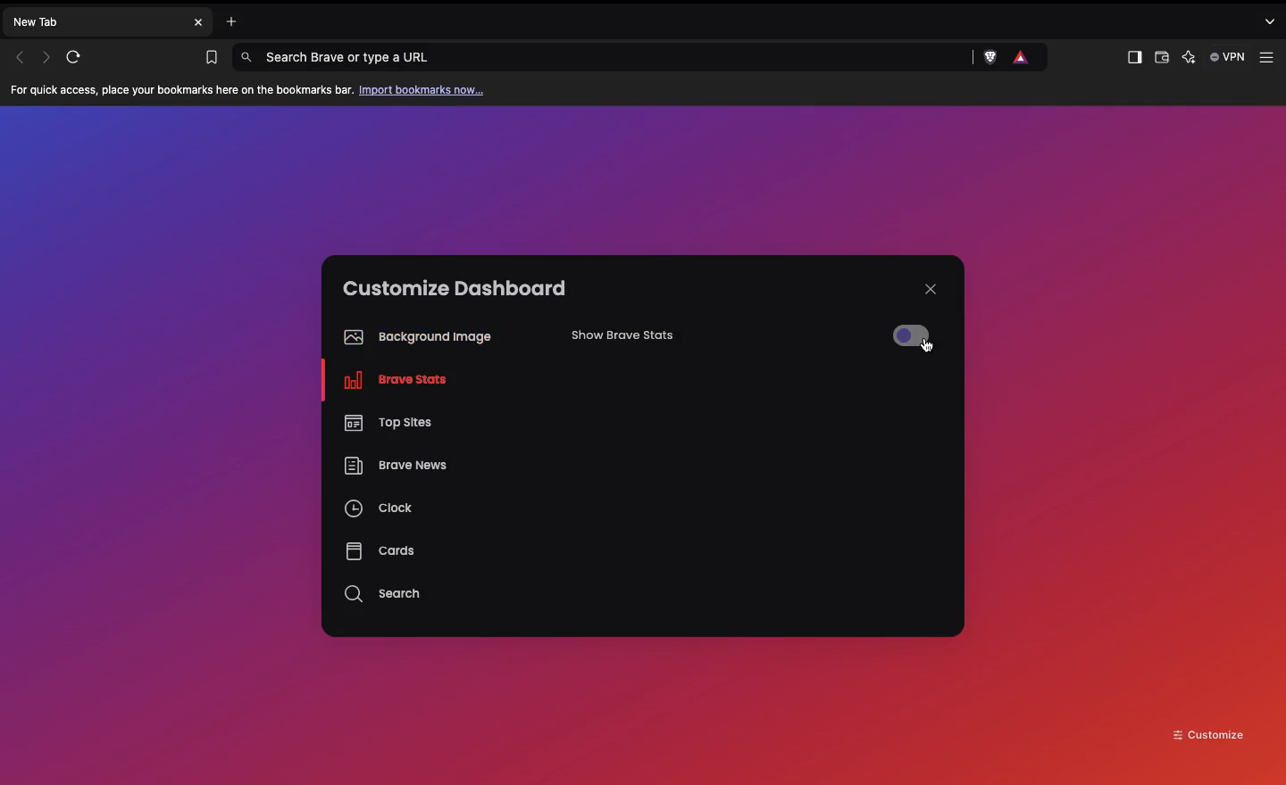 The image size is (1286, 785). I want to click on Leo AI, so click(1188, 59).